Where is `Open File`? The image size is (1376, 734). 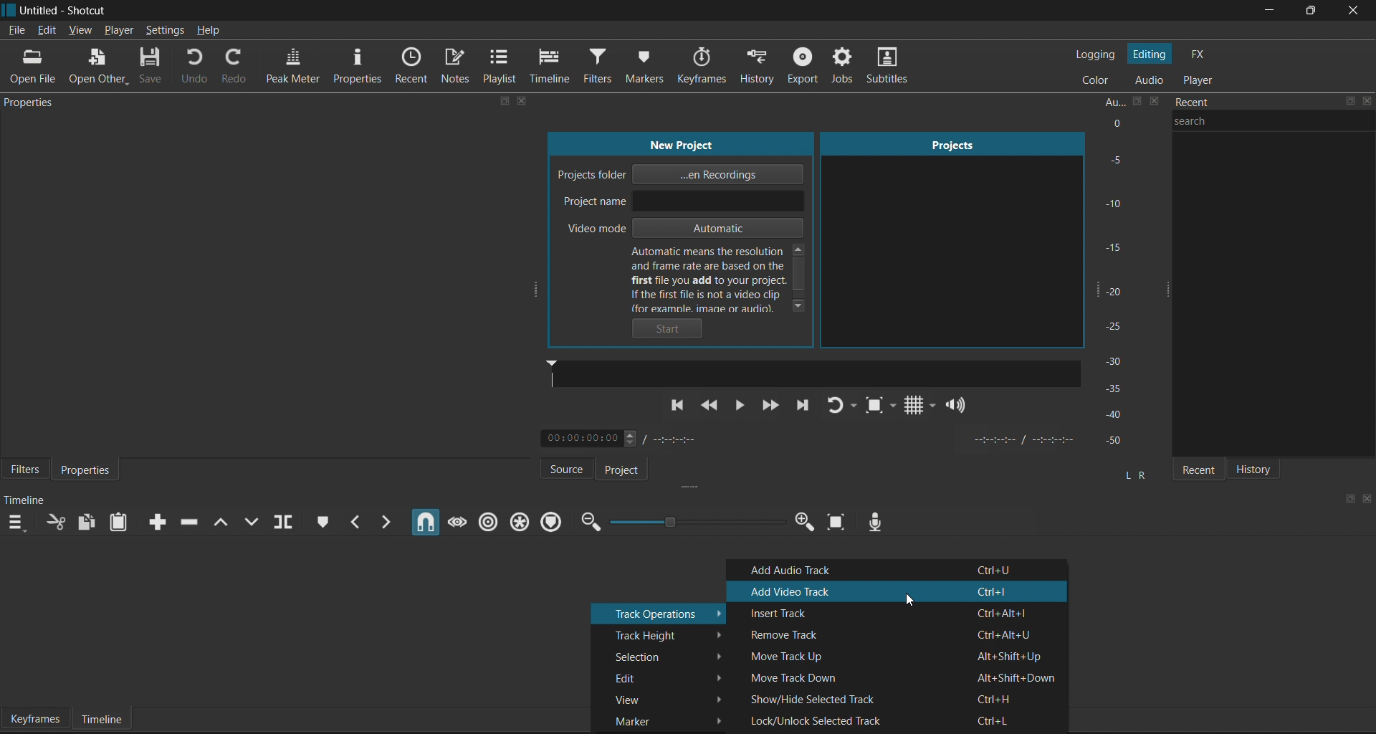
Open File is located at coordinates (35, 67).